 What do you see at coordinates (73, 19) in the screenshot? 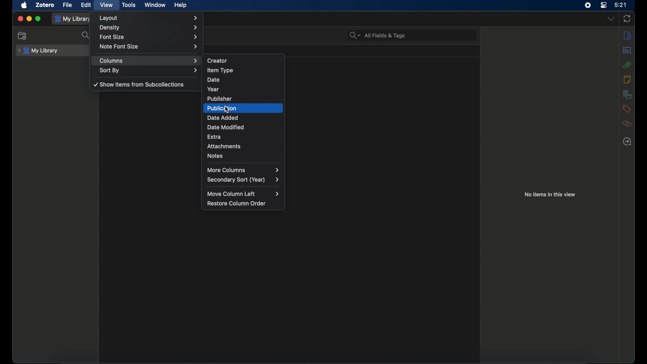
I see `my library` at bounding box center [73, 19].